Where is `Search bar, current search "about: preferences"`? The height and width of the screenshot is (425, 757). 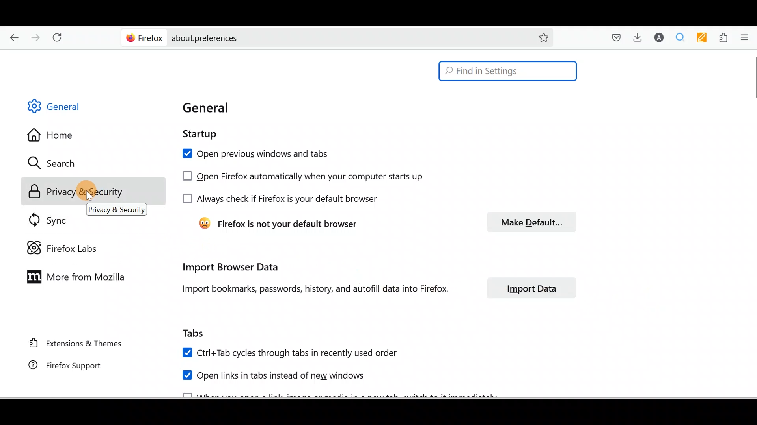
Search bar, current search "about: preferences" is located at coordinates (347, 38).